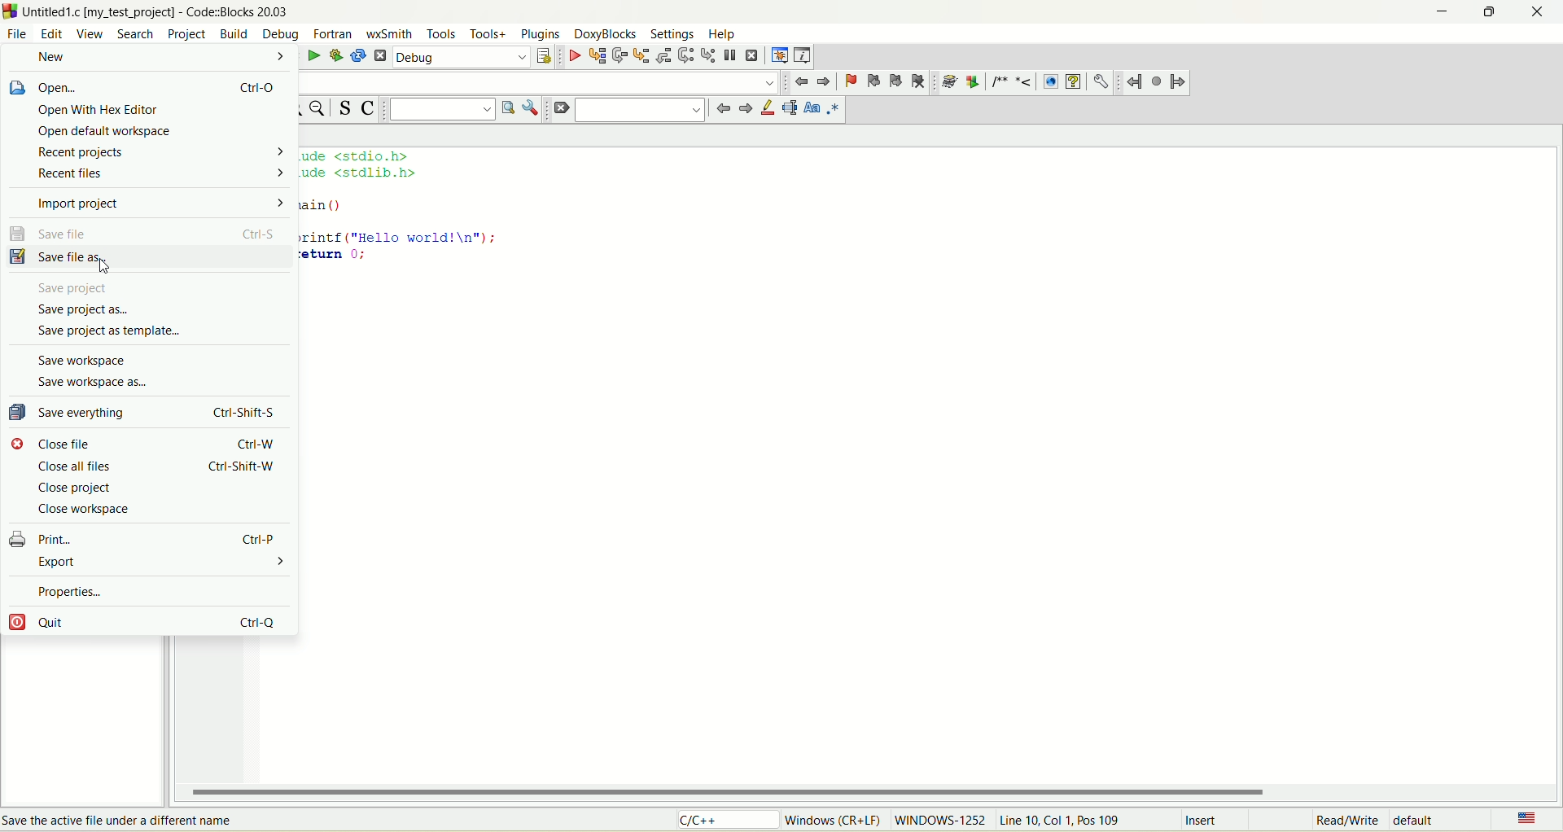 The height and width of the screenshot is (832, 1563). What do you see at coordinates (641, 55) in the screenshot?
I see `step into` at bounding box center [641, 55].